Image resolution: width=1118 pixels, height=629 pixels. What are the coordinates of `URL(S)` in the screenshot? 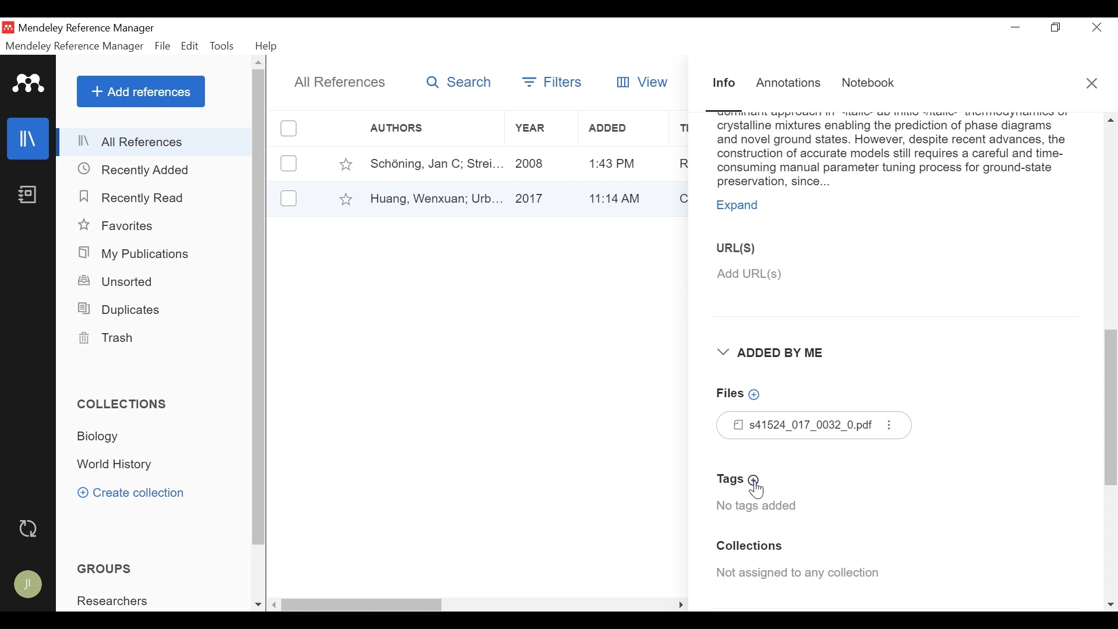 It's located at (745, 248).